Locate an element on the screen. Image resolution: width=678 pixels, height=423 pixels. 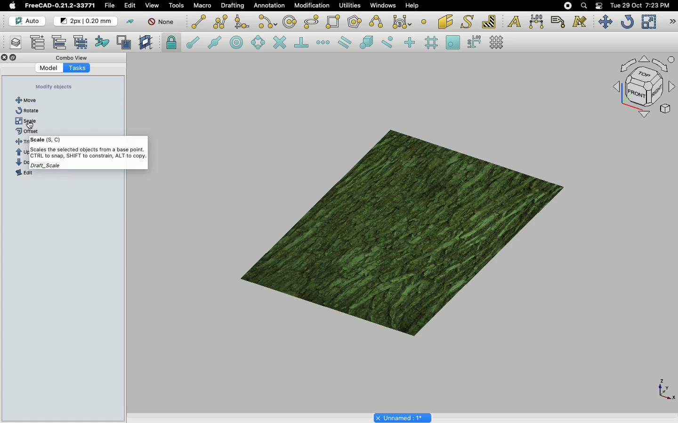
Refresh is located at coordinates (627, 22).